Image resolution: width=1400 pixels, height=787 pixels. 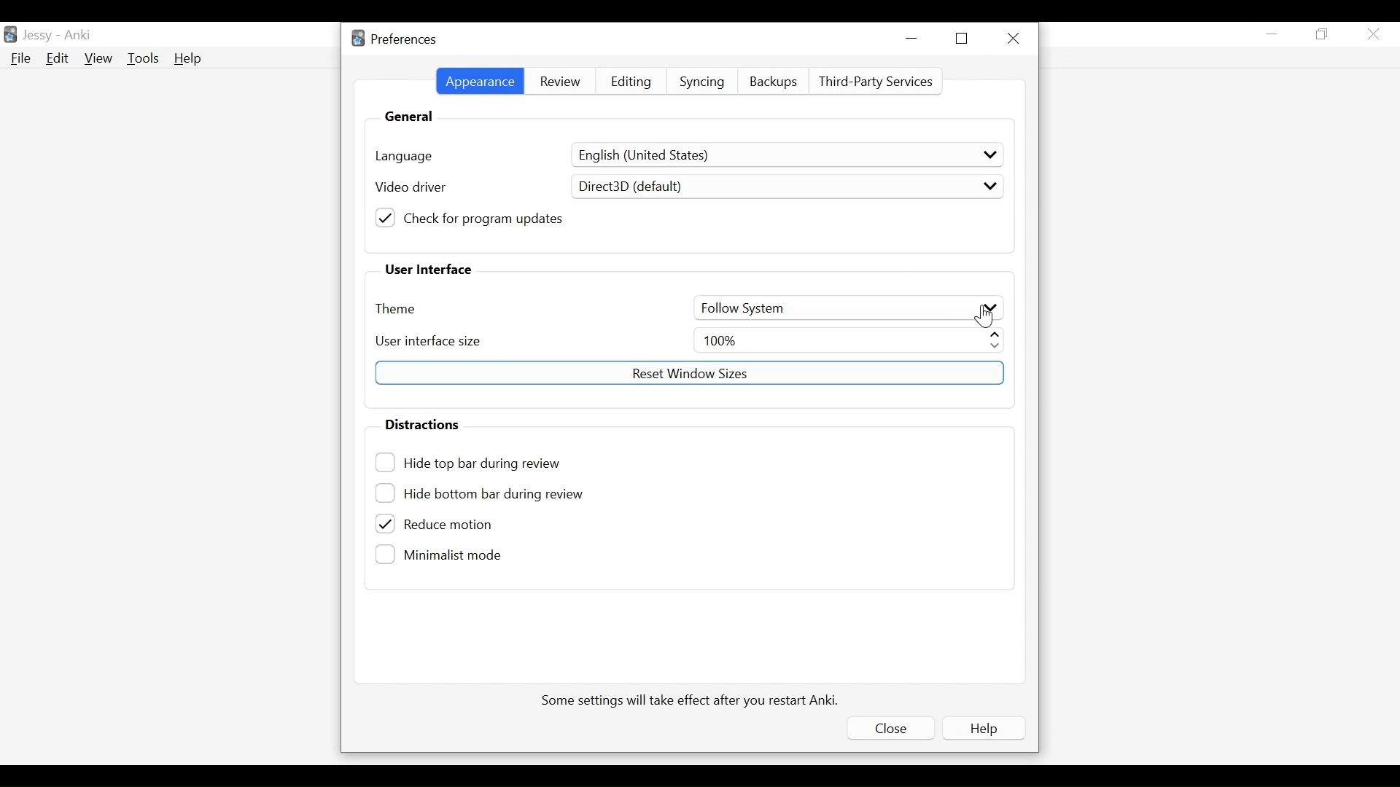 I want to click on (un)select minimalist mode, so click(x=443, y=555).